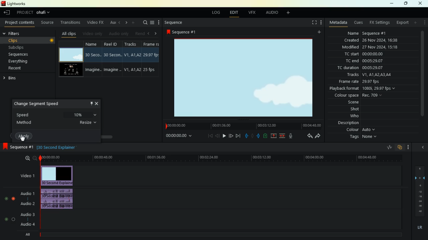 Image resolution: width=428 pixels, height=240 pixels. I want to click on playback format, so click(366, 89).